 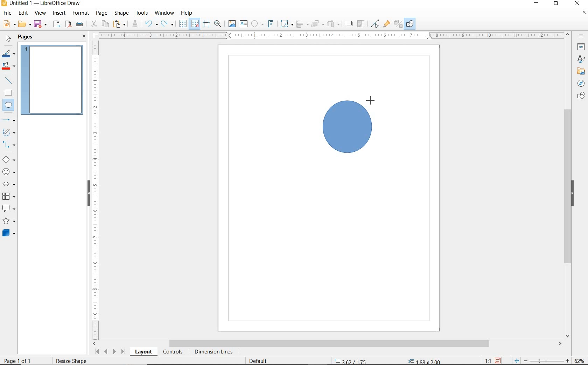 I want to click on 3D OBJECTS, so click(x=8, y=234).